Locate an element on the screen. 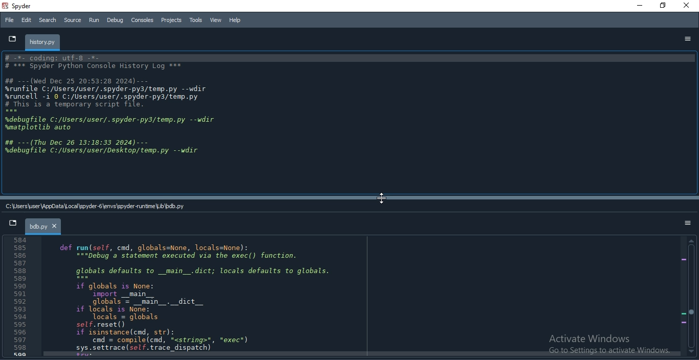  serial numbers is located at coordinates (21, 298).